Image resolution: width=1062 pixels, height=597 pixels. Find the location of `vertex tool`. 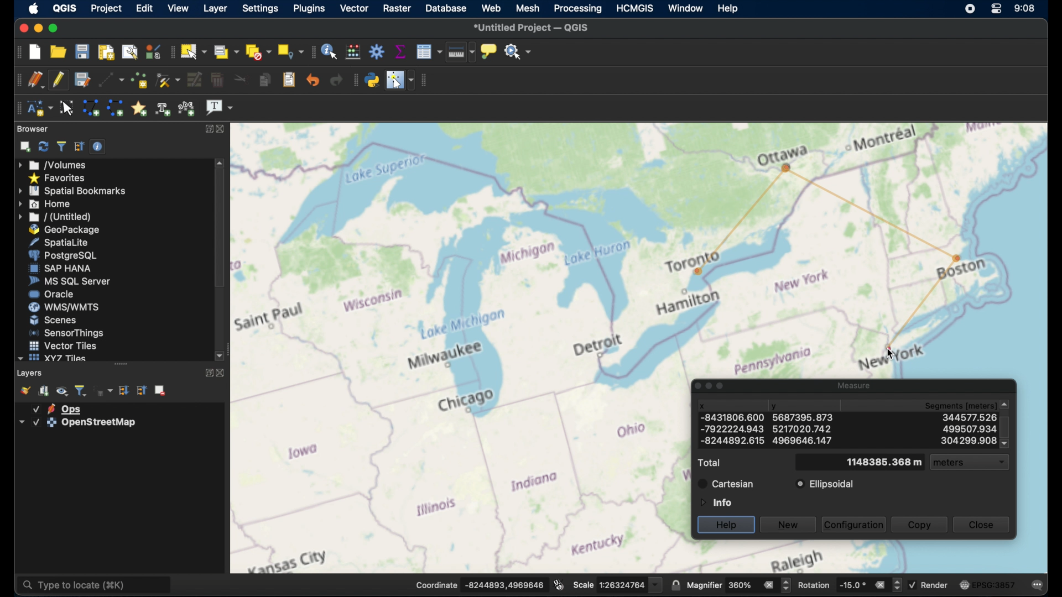

vertex tool is located at coordinates (168, 80).